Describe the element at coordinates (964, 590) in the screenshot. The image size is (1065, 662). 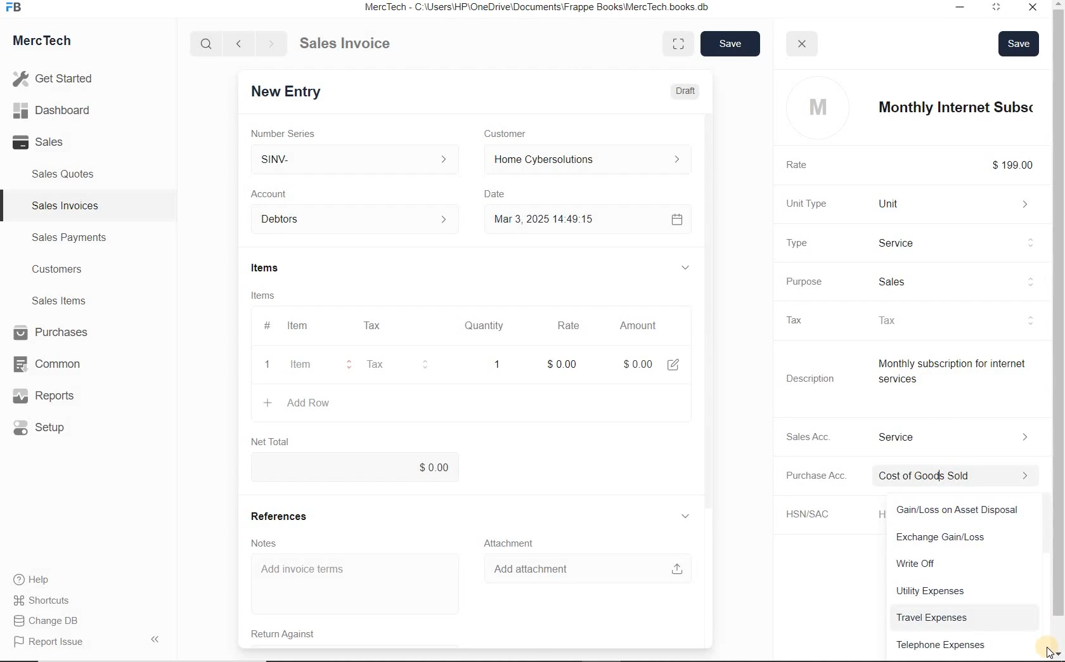
I see `Utility Expenses` at that location.